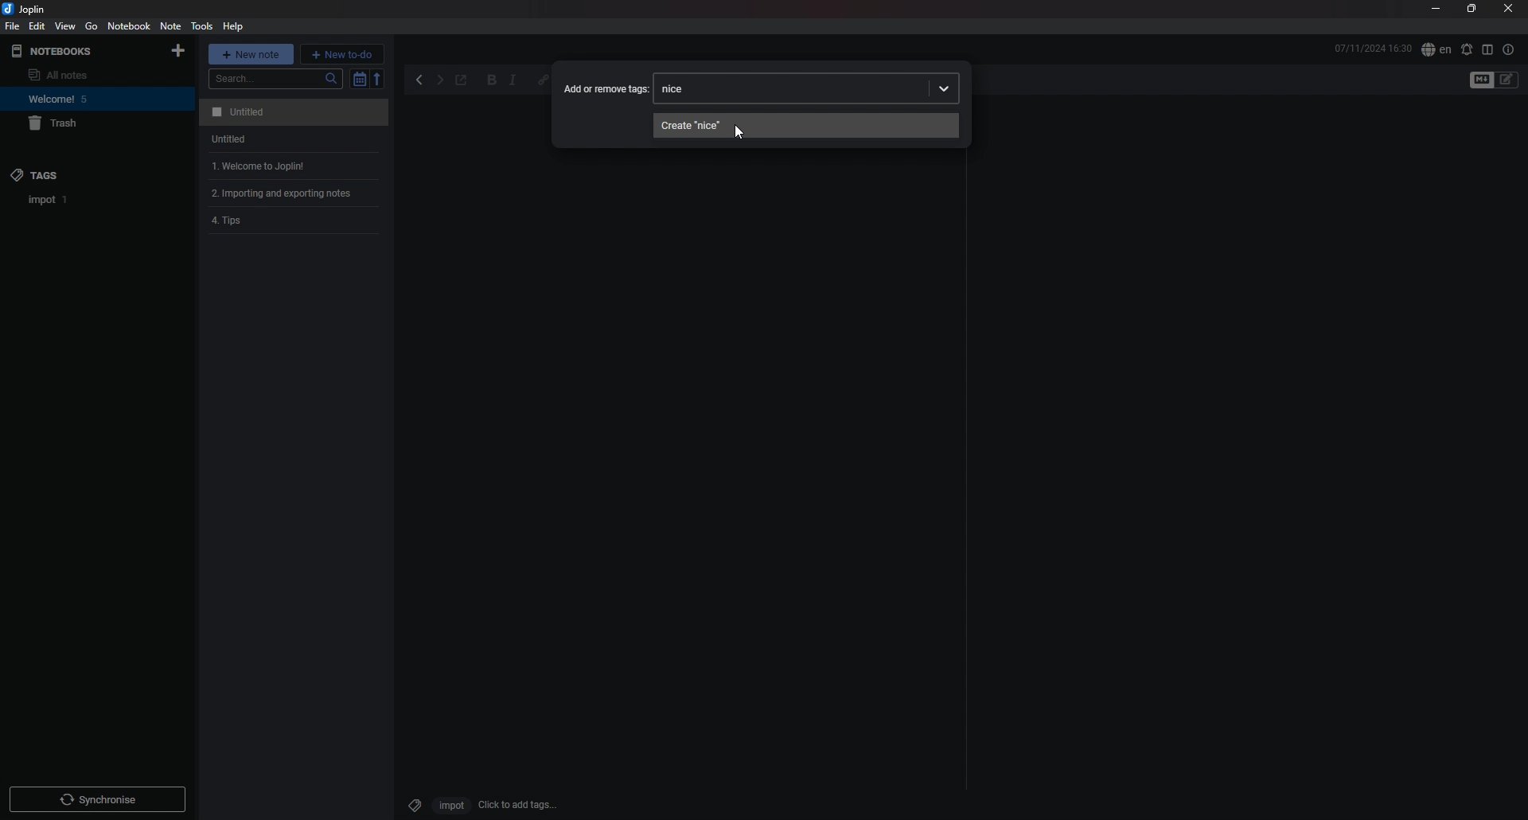 This screenshot has width=1528, height=820. I want to click on HELP, so click(233, 26).